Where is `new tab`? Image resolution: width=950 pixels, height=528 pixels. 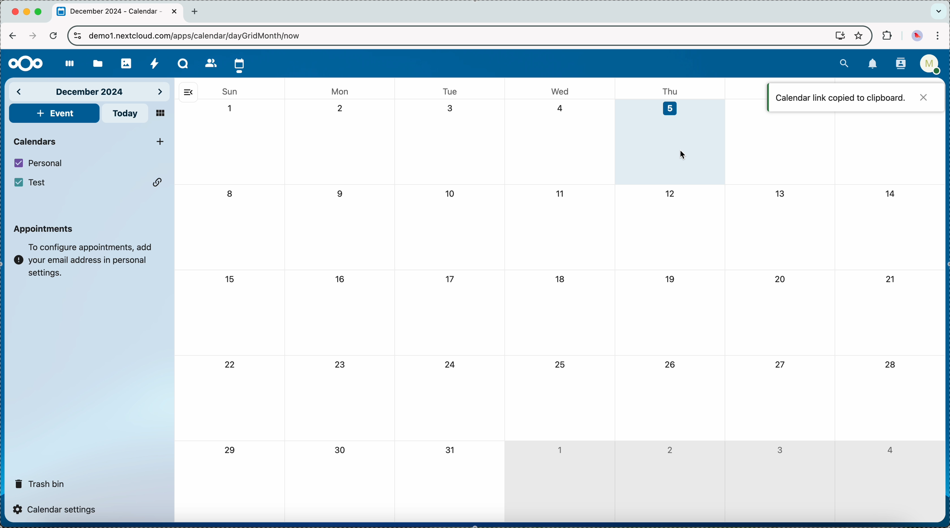 new tab is located at coordinates (197, 11).